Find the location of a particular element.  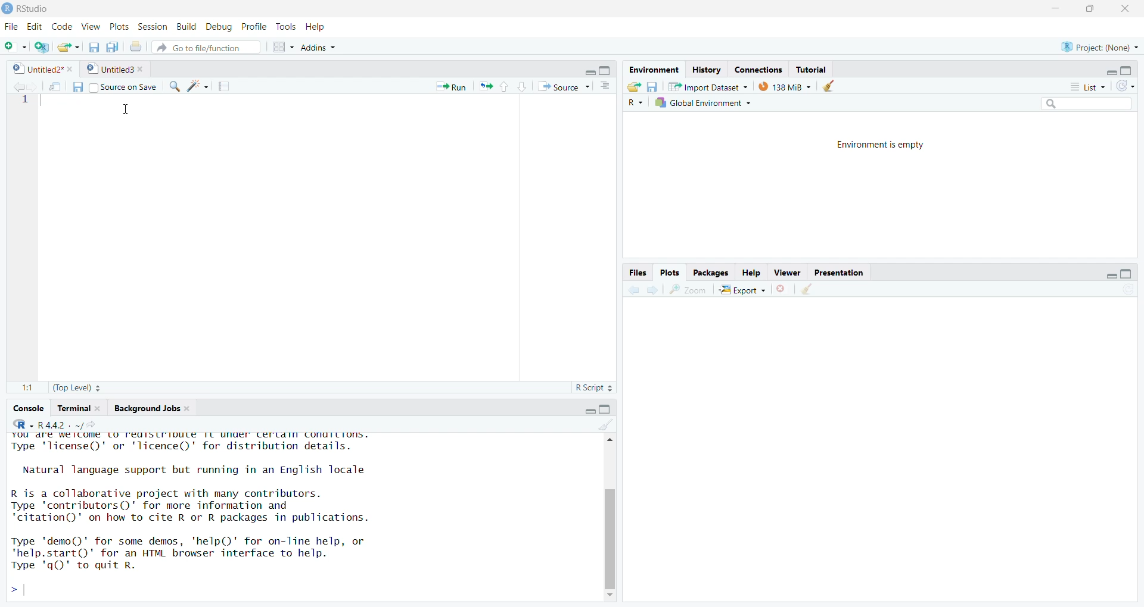

Files is located at coordinates (637, 271).